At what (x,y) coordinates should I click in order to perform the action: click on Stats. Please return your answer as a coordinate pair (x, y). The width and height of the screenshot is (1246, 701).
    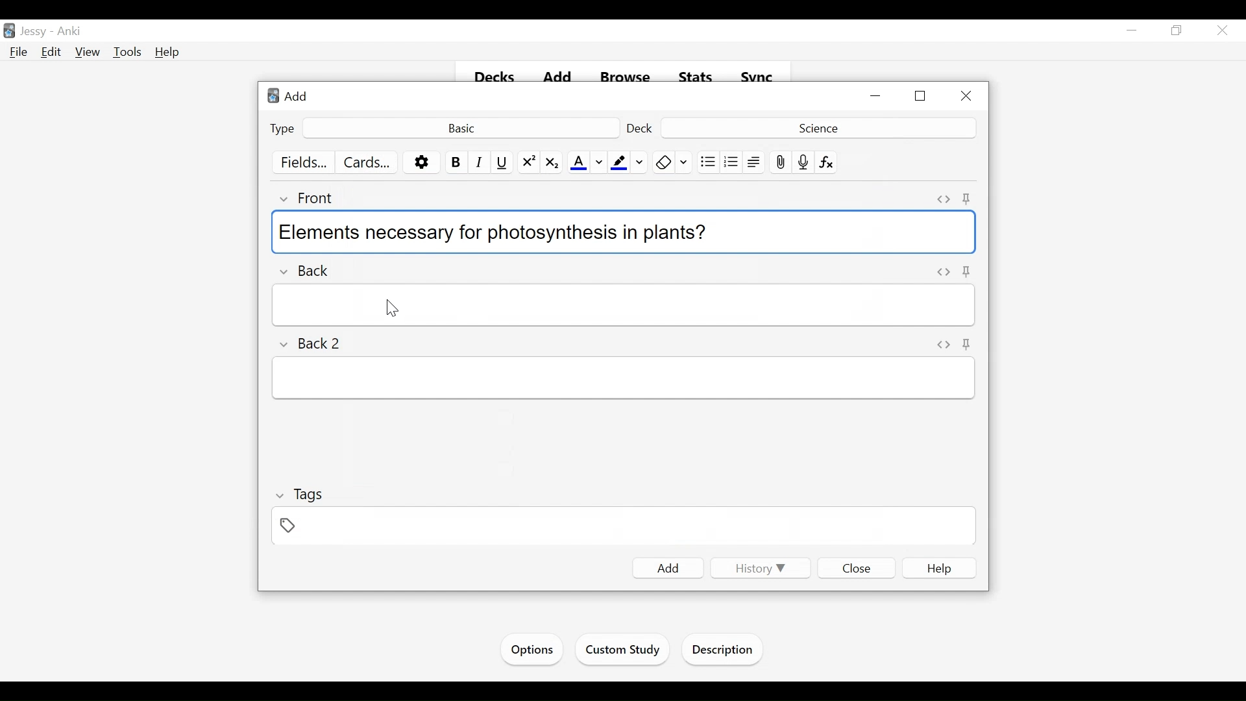
    Looking at the image, I should click on (696, 77).